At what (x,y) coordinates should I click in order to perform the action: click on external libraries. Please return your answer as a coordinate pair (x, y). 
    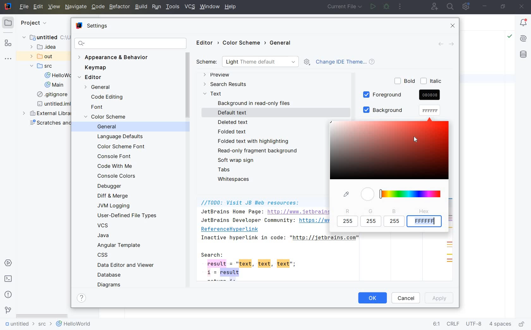
    Looking at the image, I should click on (48, 113).